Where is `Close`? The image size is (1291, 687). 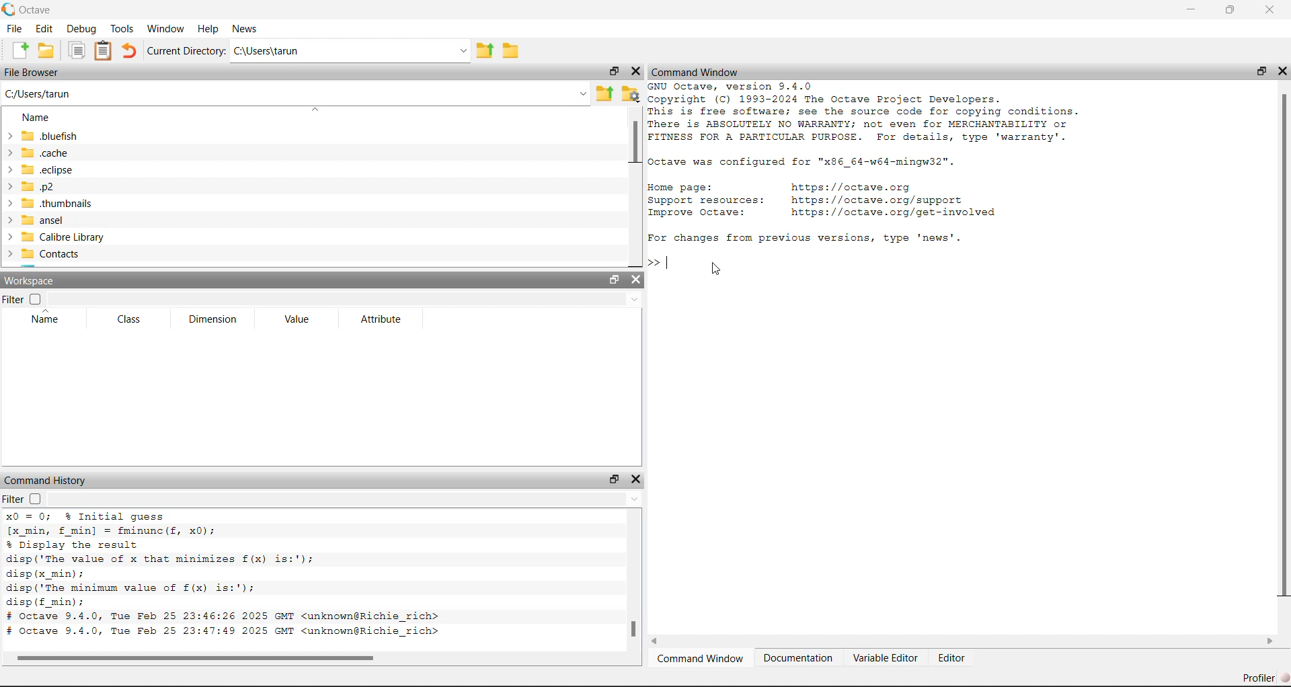
Close is located at coordinates (1283, 69).